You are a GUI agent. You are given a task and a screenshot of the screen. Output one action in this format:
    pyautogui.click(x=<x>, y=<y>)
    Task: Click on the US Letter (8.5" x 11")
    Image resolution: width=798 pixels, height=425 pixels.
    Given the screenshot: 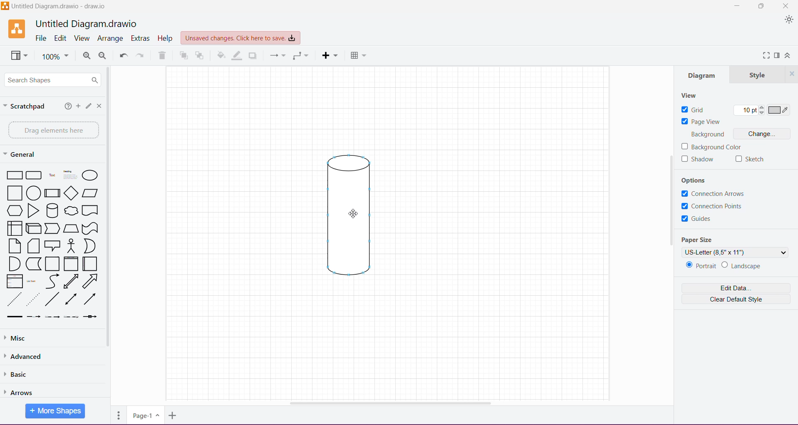 What is the action you would take?
    pyautogui.click(x=736, y=253)
    